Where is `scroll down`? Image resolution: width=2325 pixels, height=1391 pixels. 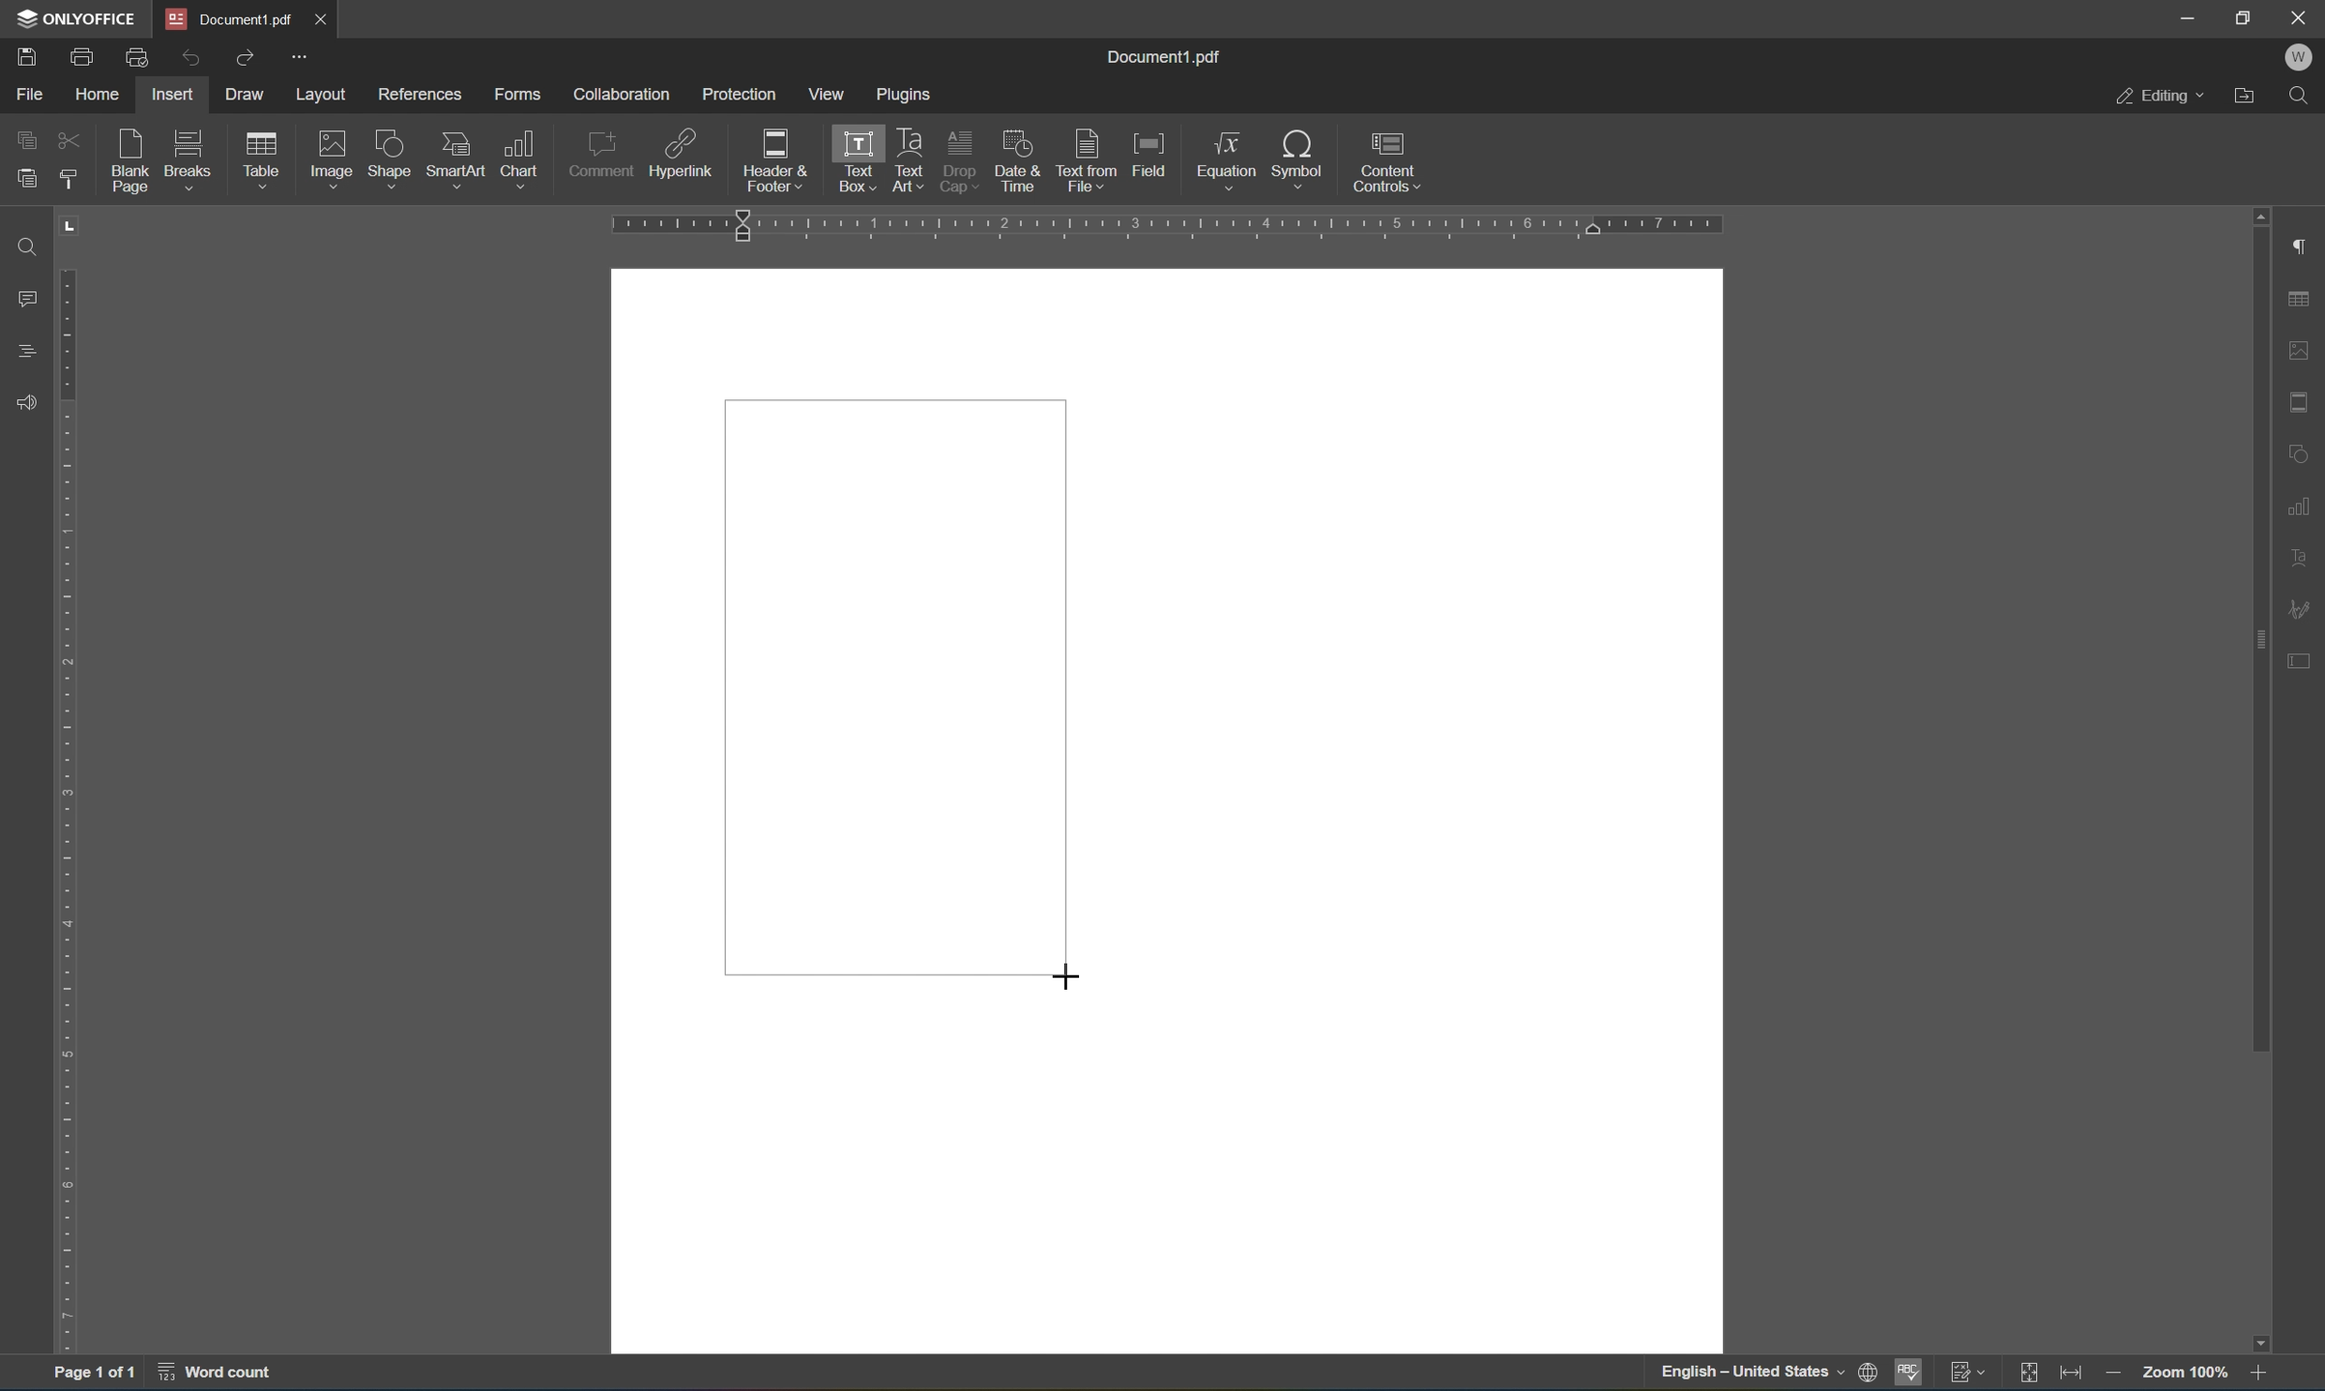
scroll down is located at coordinates (2259, 1343).